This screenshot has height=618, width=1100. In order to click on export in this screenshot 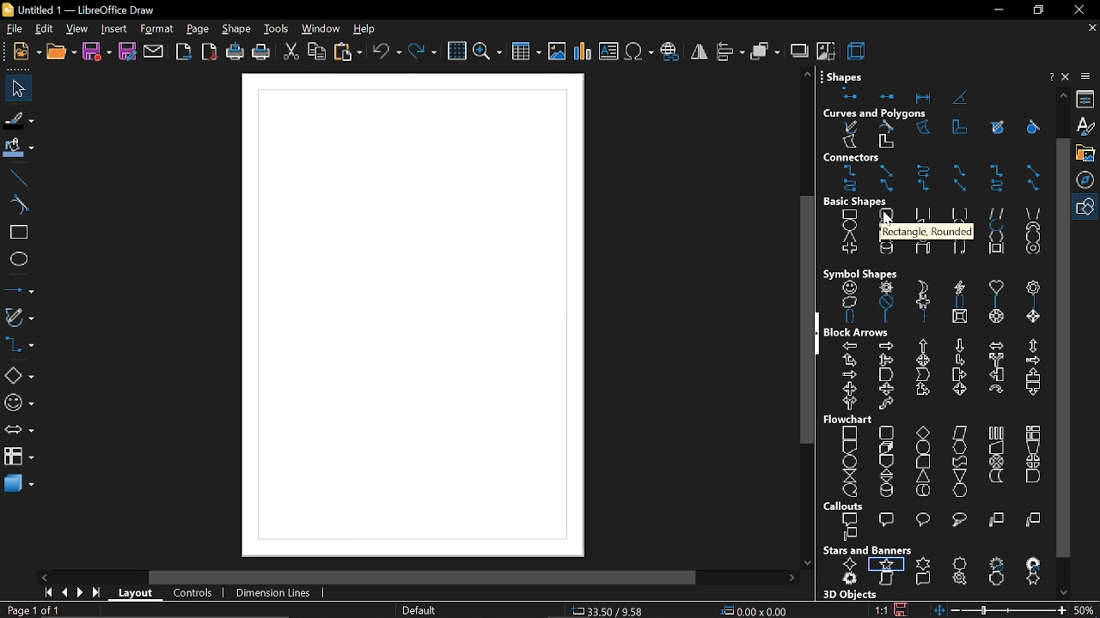, I will do `click(185, 53)`.